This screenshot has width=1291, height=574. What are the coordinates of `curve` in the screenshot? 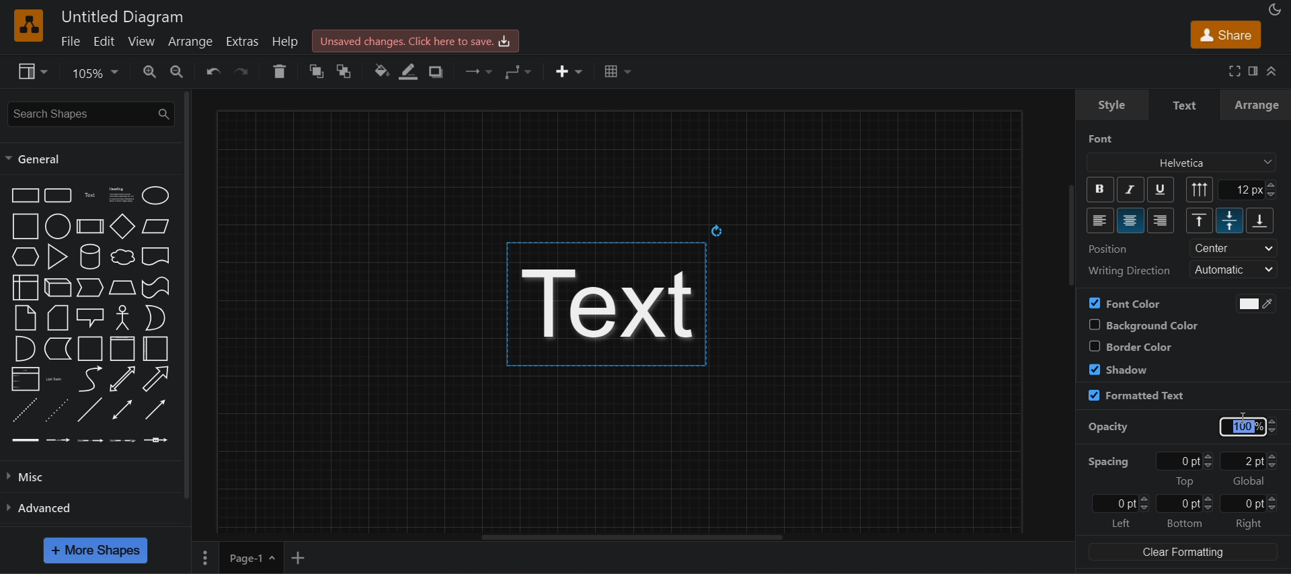 It's located at (89, 379).